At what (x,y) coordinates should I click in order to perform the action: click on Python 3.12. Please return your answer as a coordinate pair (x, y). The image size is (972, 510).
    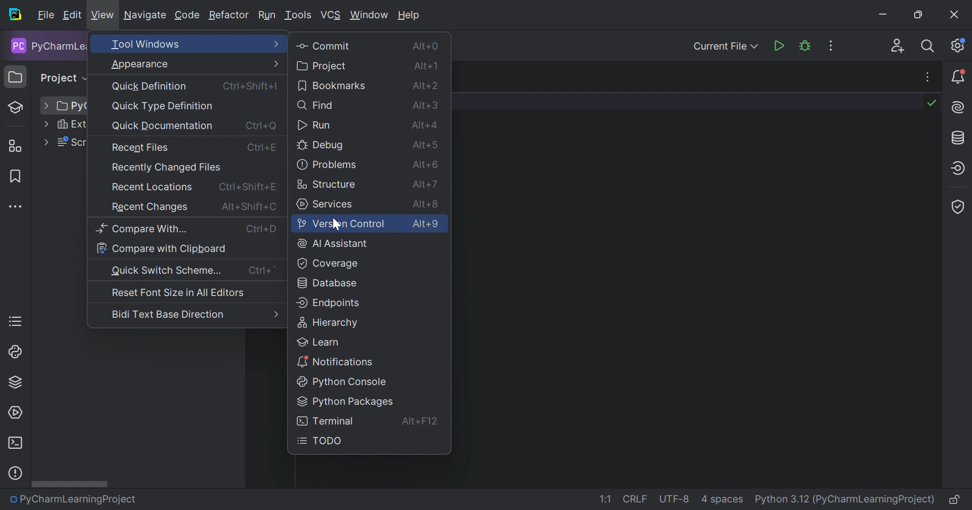
    Looking at the image, I should click on (780, 500).